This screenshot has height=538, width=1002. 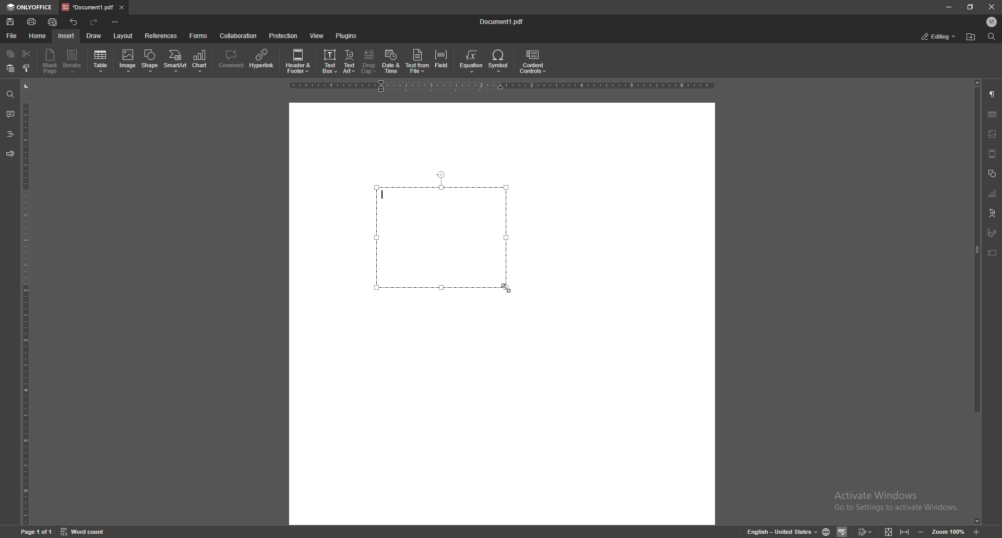 I want to click on image, so click(x=993, y=134).